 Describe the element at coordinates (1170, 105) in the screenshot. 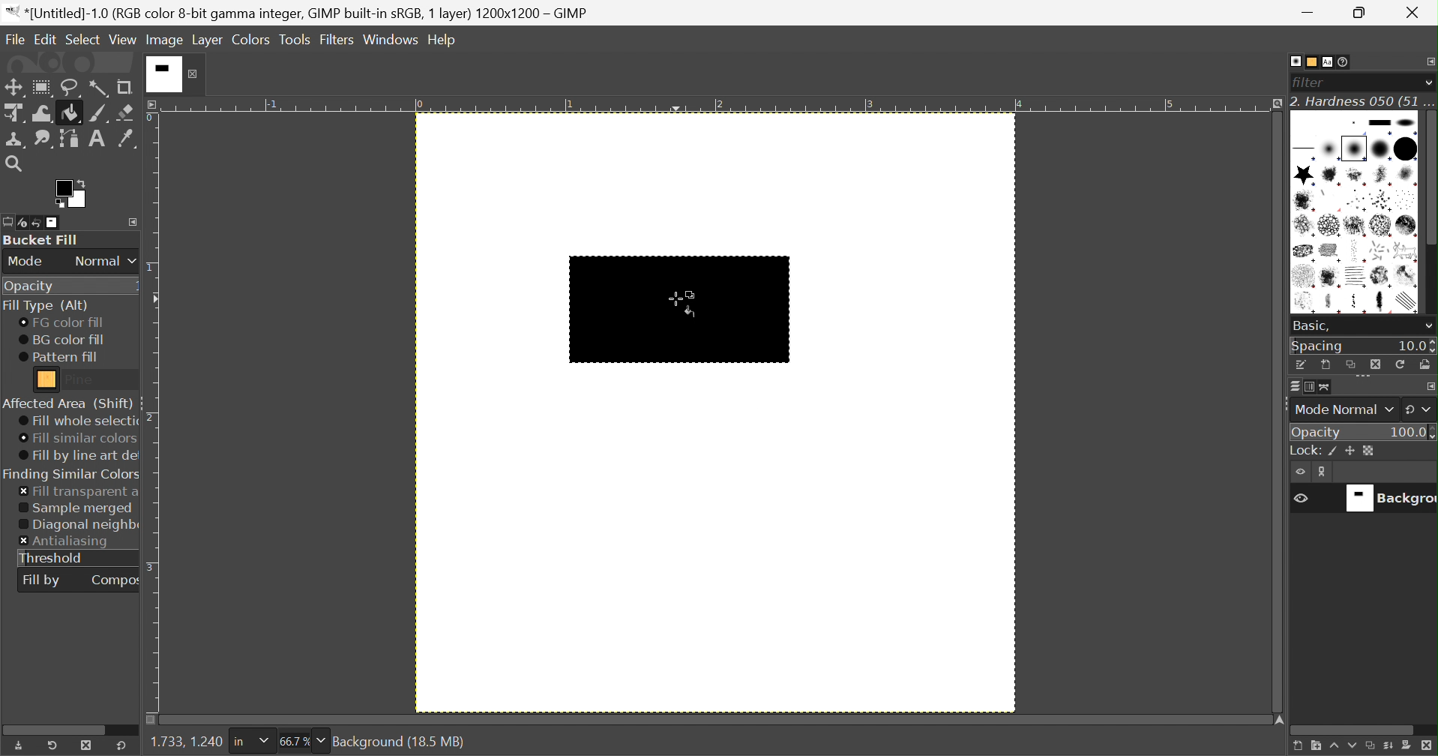

I see `5` at that location.